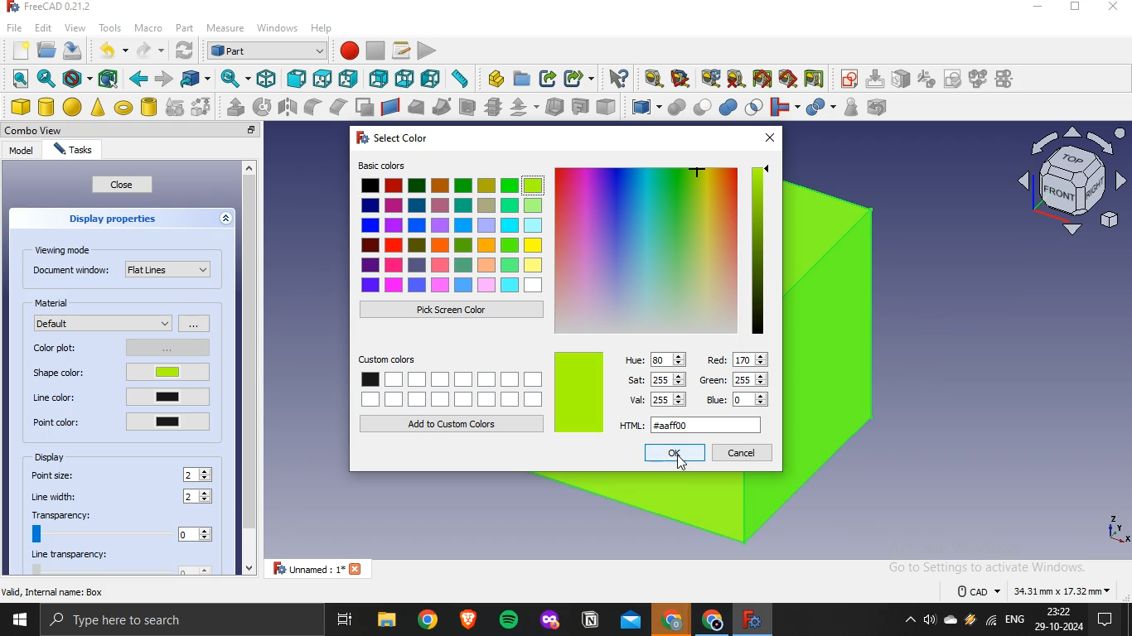 Image resolution: width=1132 pixels, height=636 pixels. I want to click on create primitive, so click(175, 107).